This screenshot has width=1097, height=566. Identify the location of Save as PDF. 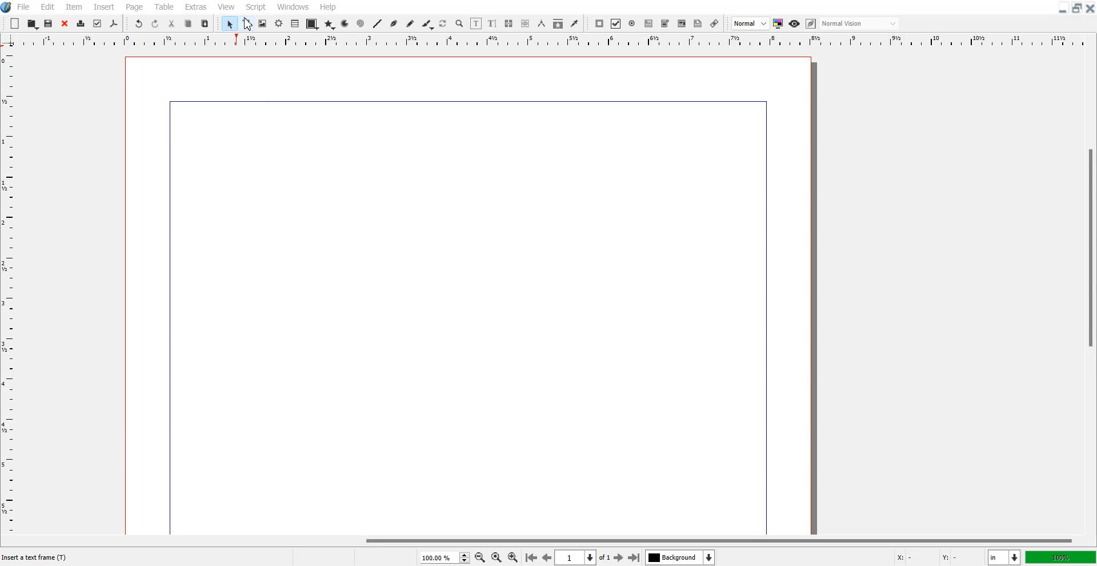
(114, 24).